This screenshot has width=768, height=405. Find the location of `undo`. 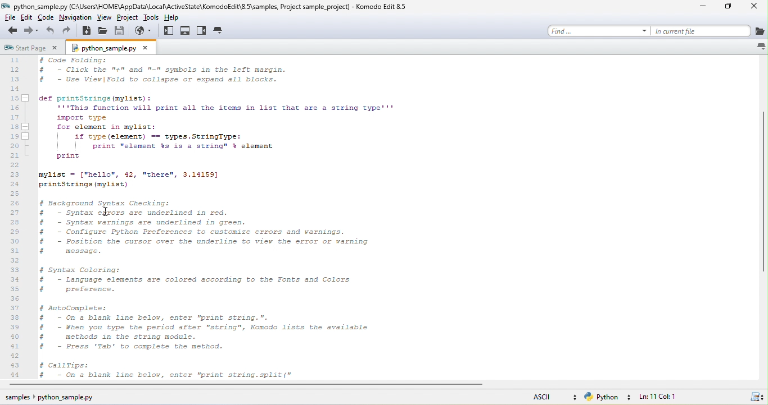

undo is located at coordinates (52, 32).